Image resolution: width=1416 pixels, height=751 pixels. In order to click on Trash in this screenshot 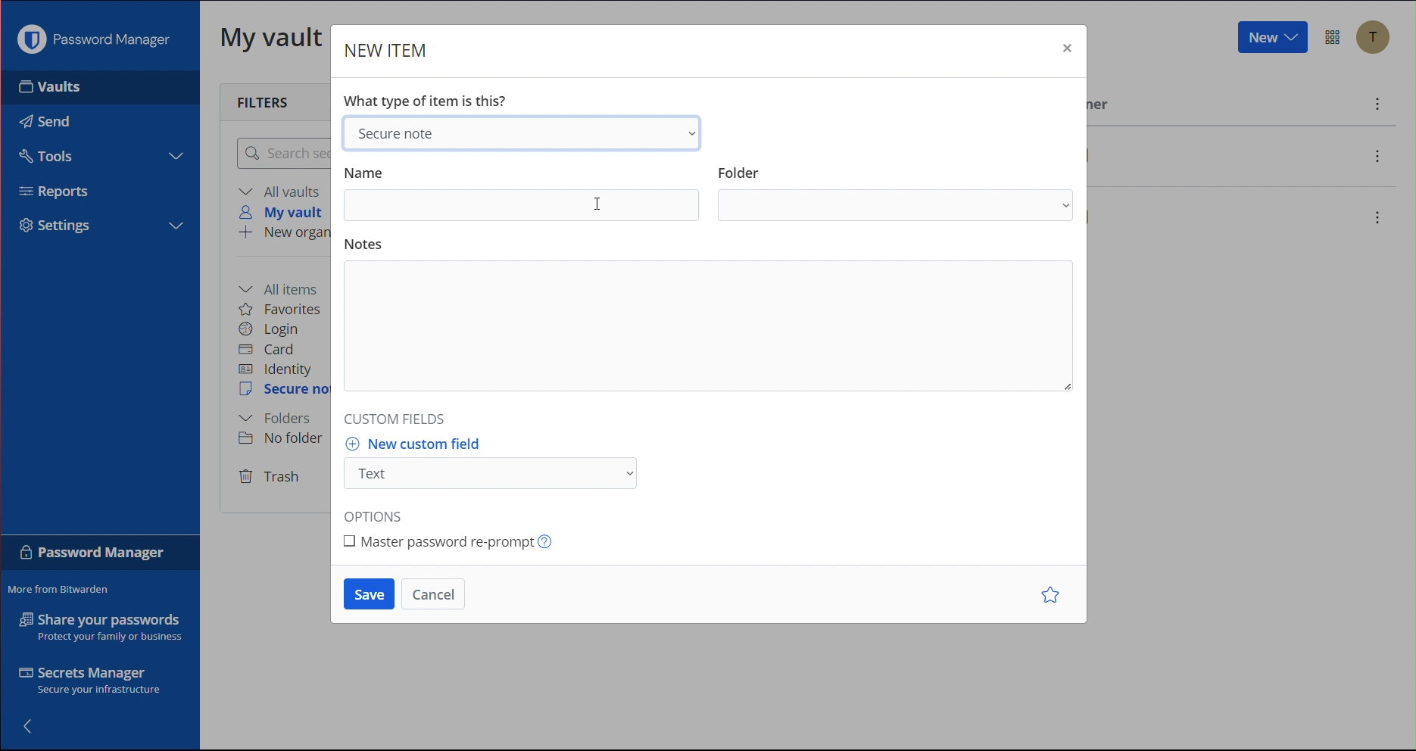, I will do `click(272, 478)`.